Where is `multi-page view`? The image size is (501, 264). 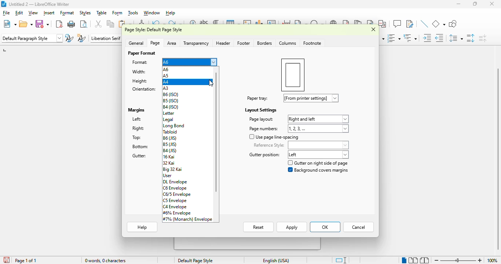 multi-page view is located at coordinates (413, 260).